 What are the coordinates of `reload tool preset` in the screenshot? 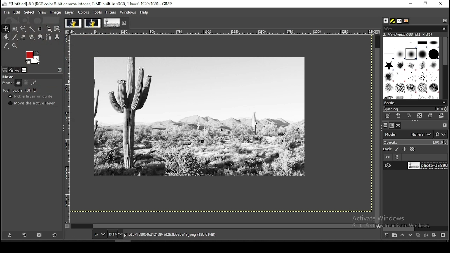 It's located at (25, 235).